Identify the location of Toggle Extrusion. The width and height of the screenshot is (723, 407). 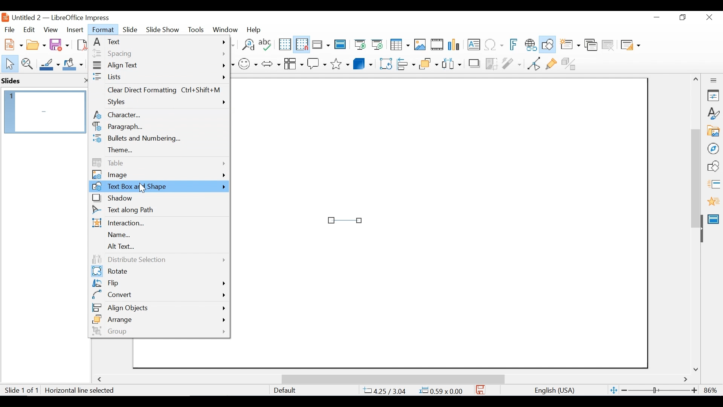
(570, 63).